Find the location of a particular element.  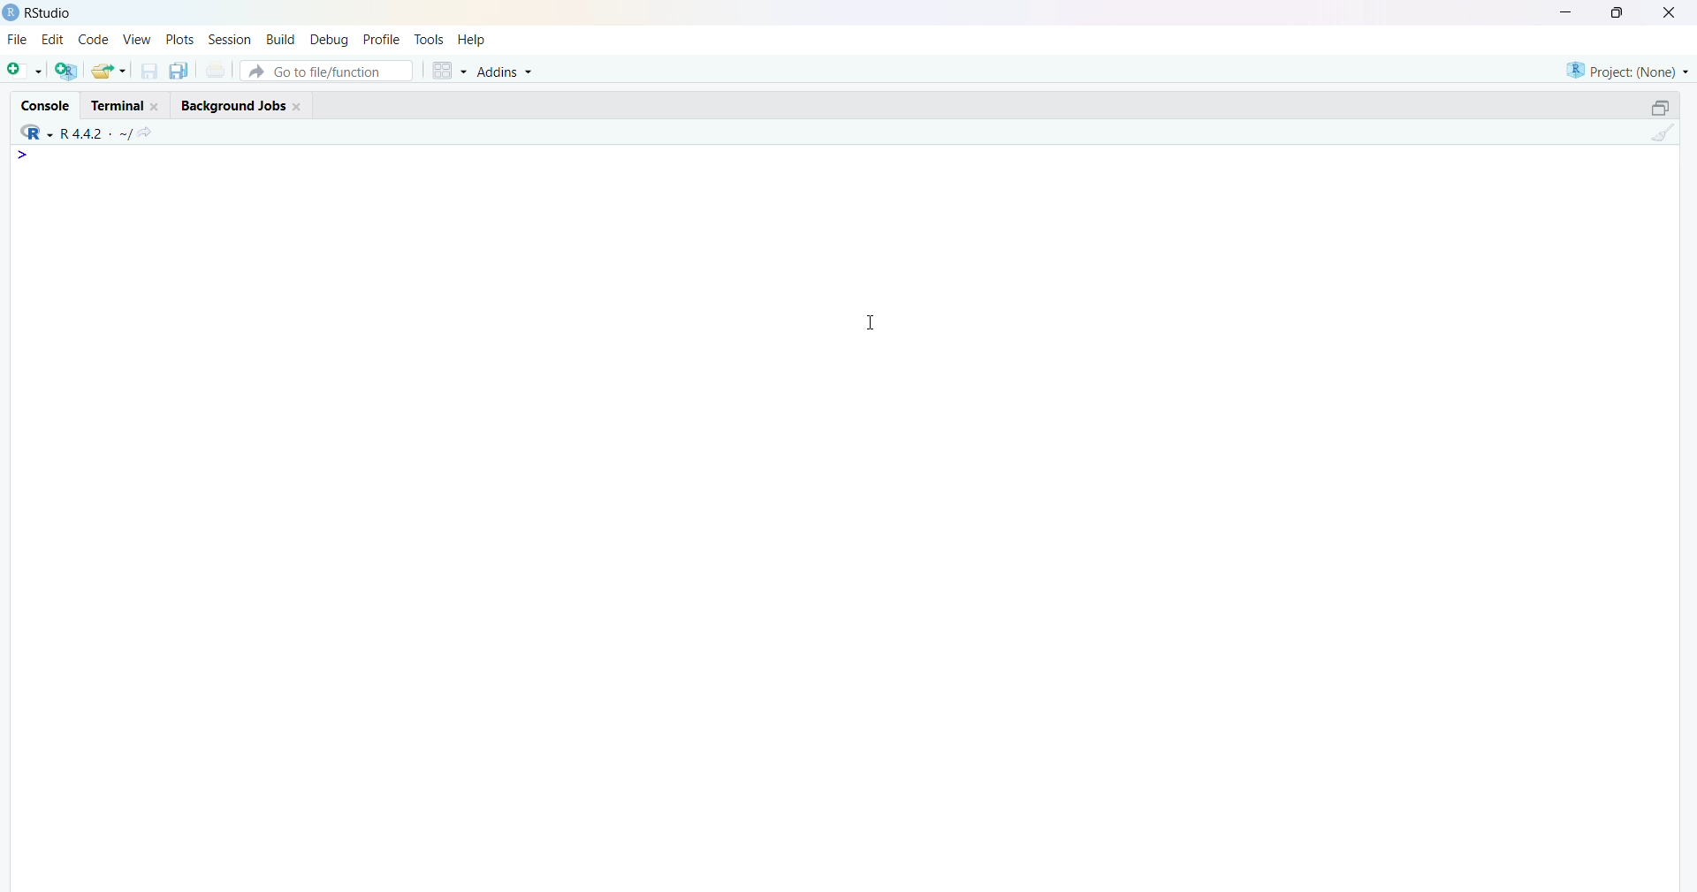

add file is located at coordinates (68, 71).